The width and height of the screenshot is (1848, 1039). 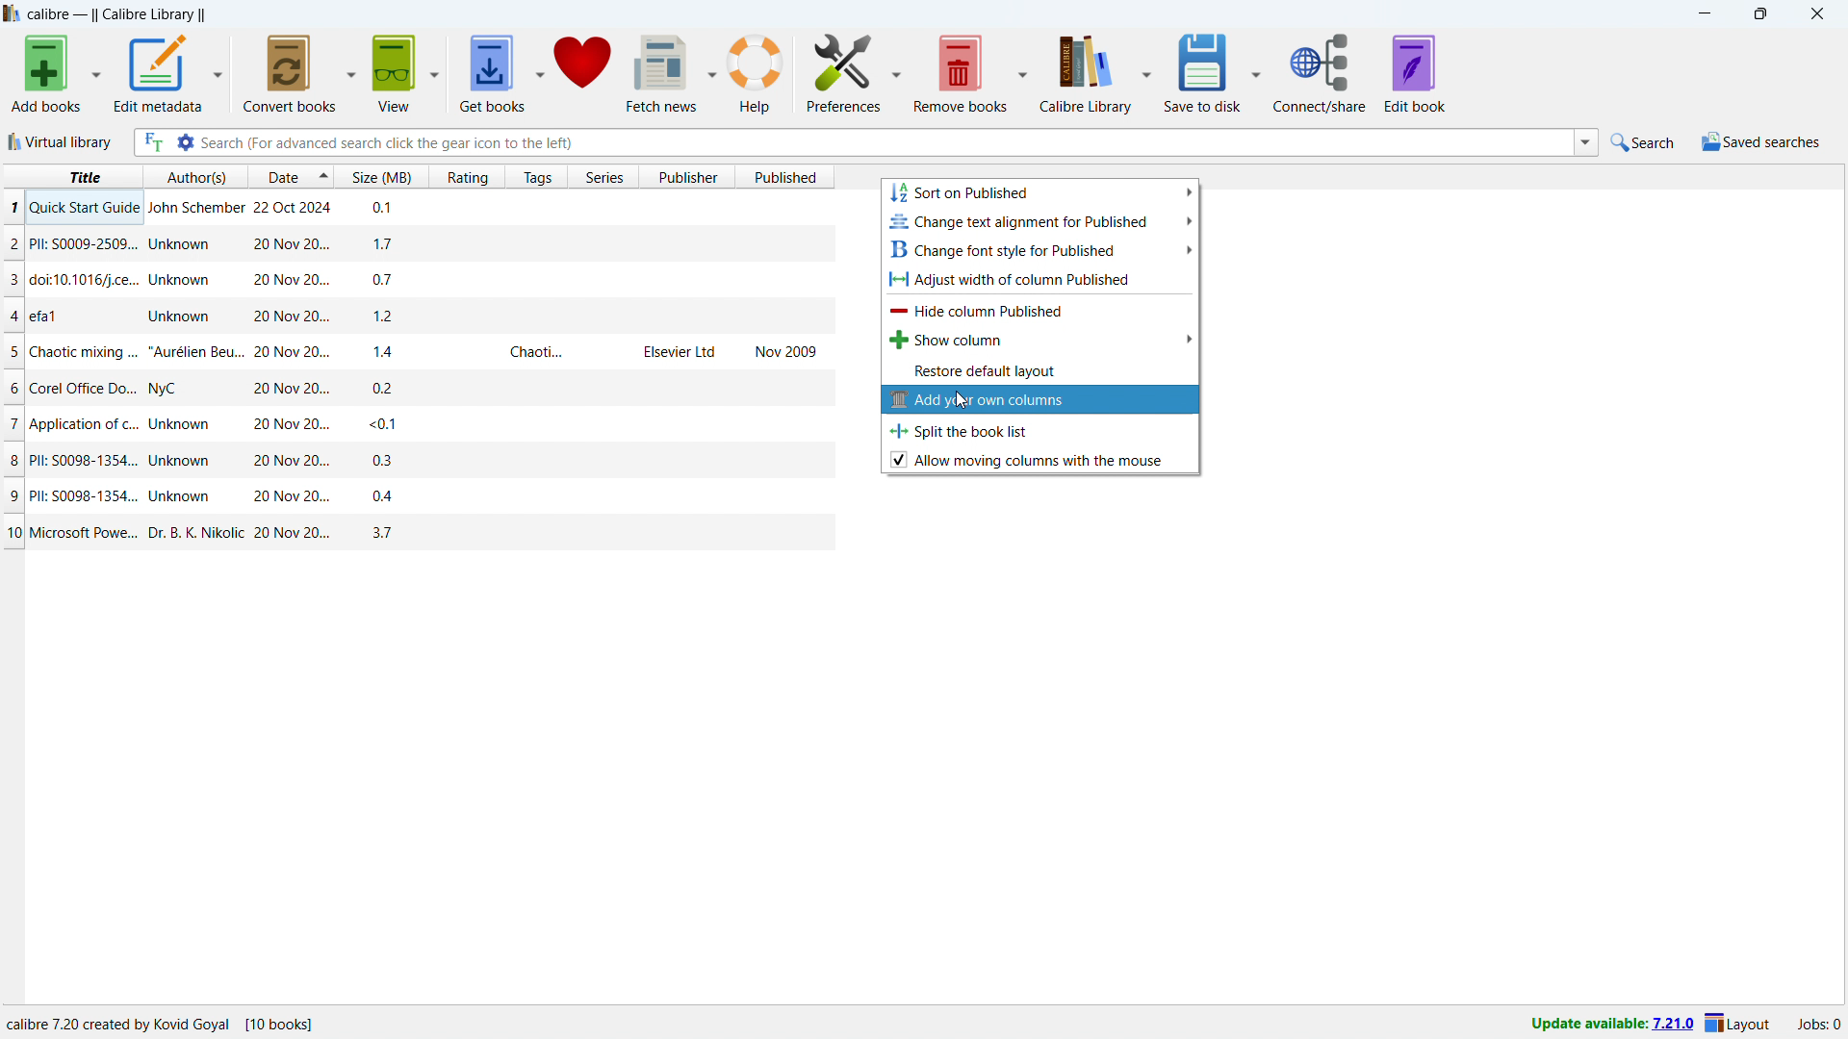 I want to click on convert books options, so click(x=352, y=71).